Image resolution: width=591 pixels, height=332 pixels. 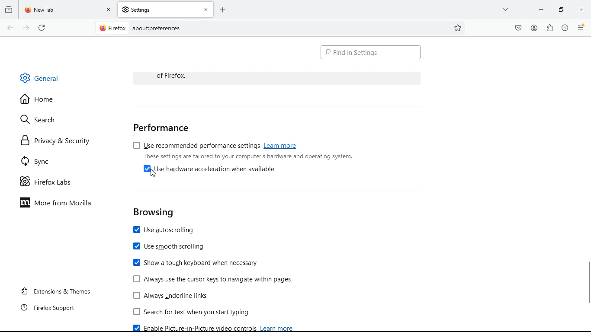 I want to click on profile, so click(x=534, y=28).